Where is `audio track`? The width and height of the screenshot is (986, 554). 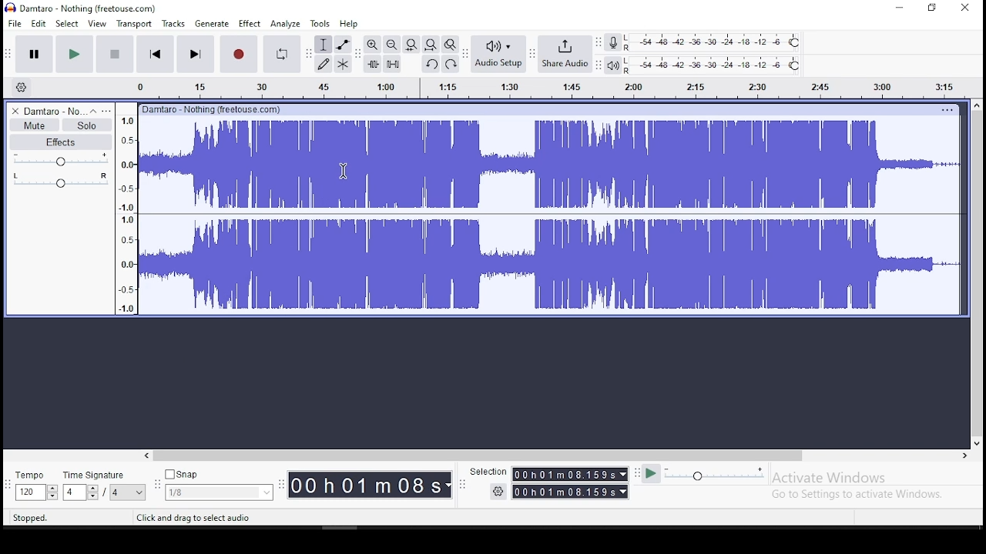 audio track is located at coordinates (549, 164).